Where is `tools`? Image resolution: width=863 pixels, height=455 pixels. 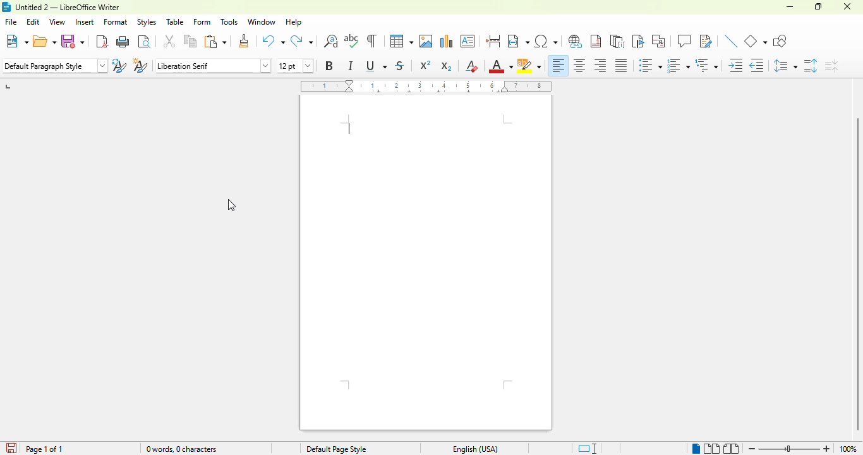 tools is located at coordinates (229, 21).